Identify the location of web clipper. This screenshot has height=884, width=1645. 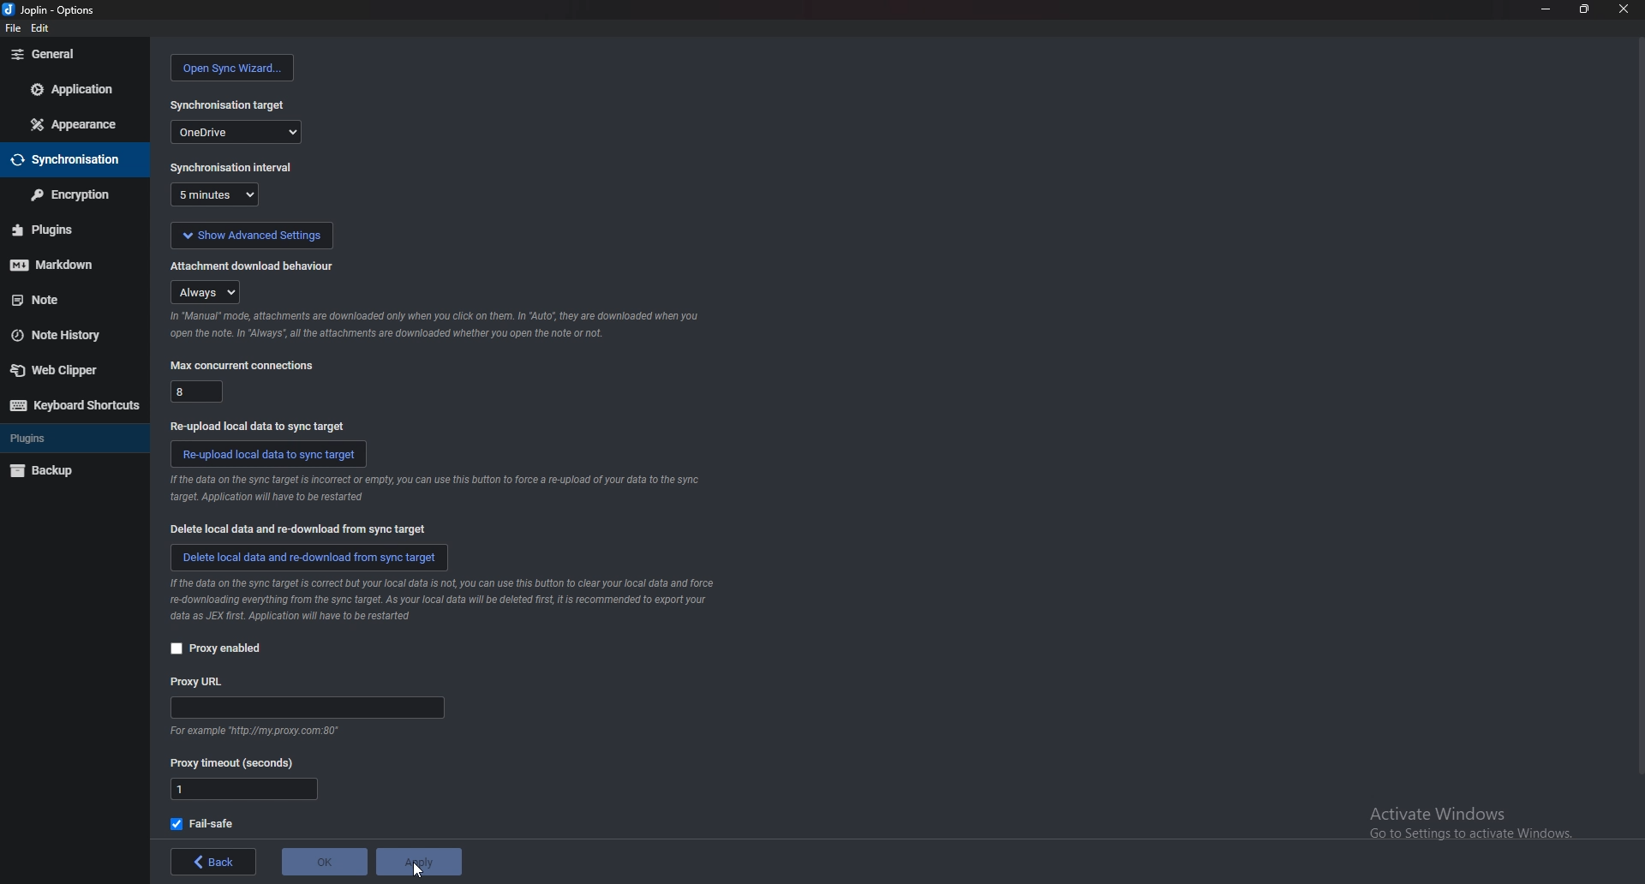
(68, 370).